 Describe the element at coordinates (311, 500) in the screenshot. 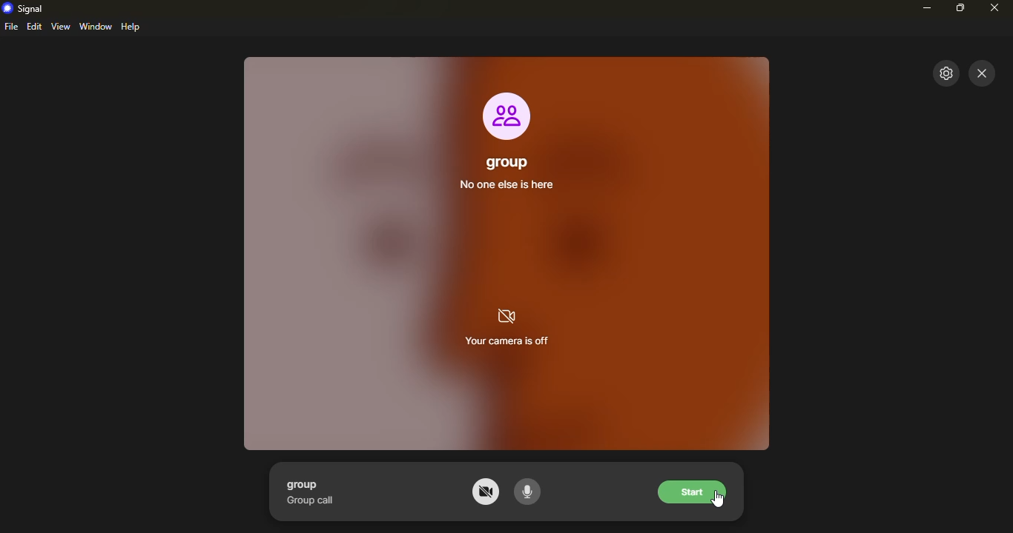

I see `Group call` at that location.